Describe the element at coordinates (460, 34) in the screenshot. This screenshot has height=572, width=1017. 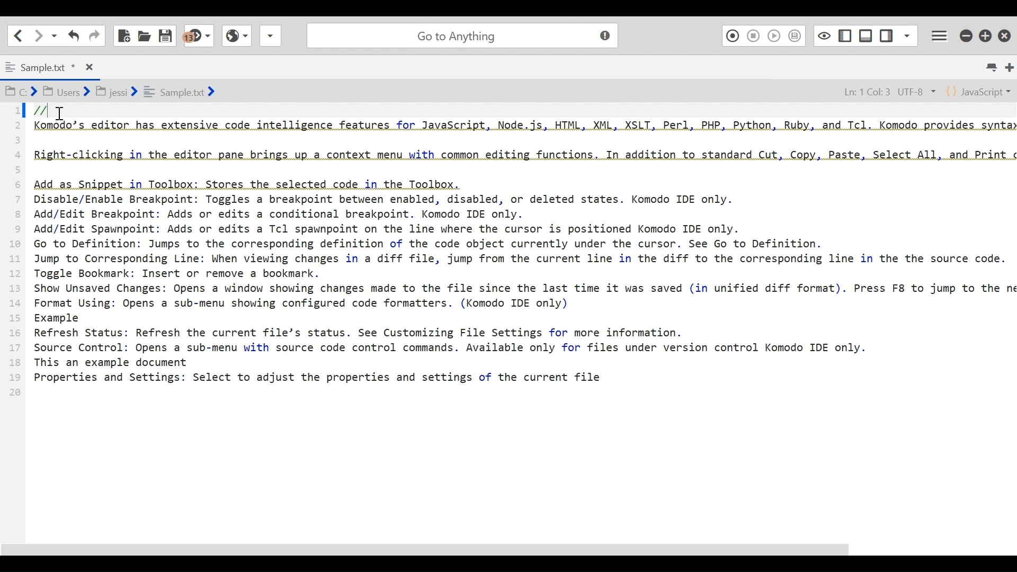
I see `Search` at that location.